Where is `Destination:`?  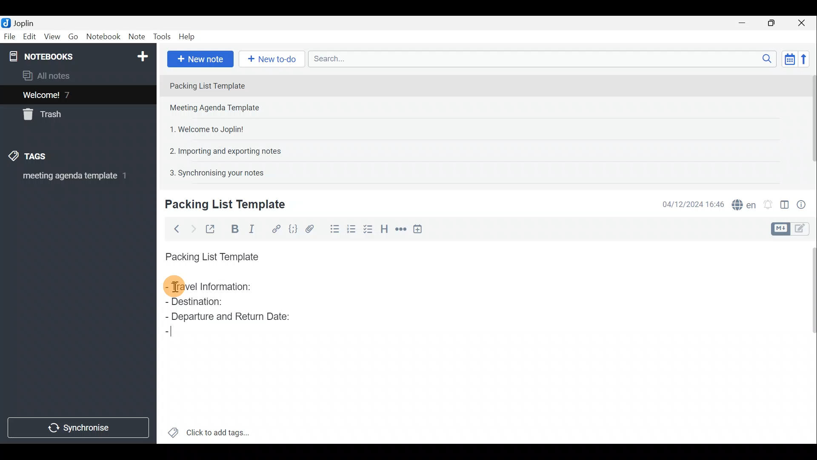
Destination: is located at coordinates (216, 302).